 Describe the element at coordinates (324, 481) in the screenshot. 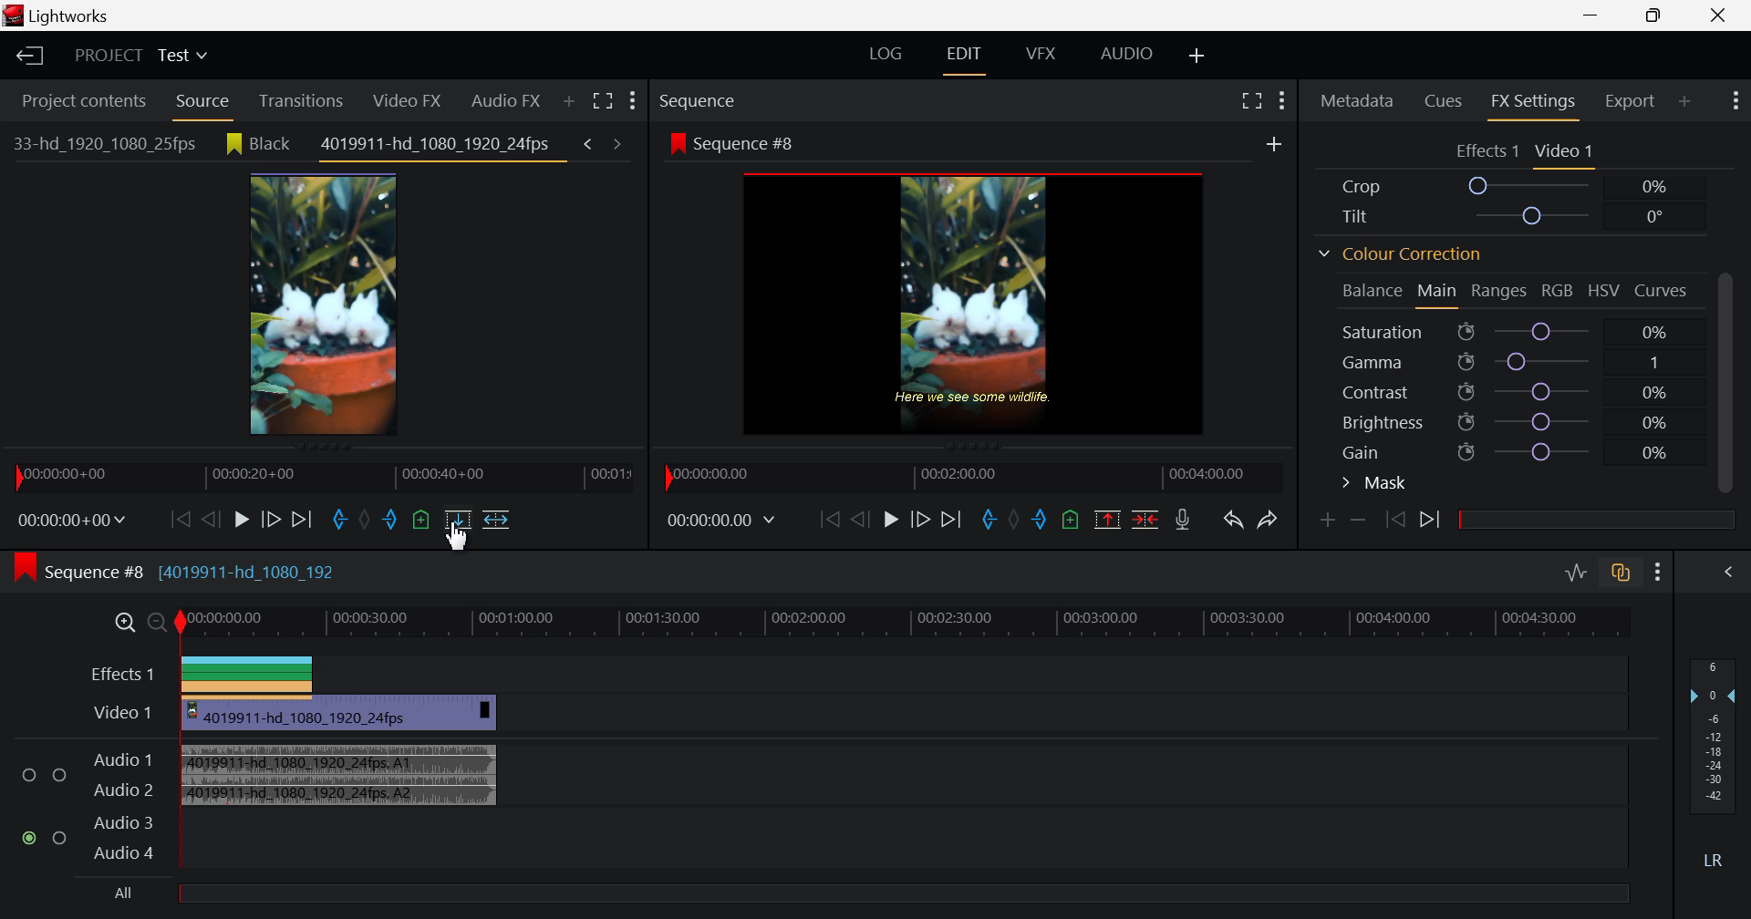

I see `Clip Timeline` at that location.